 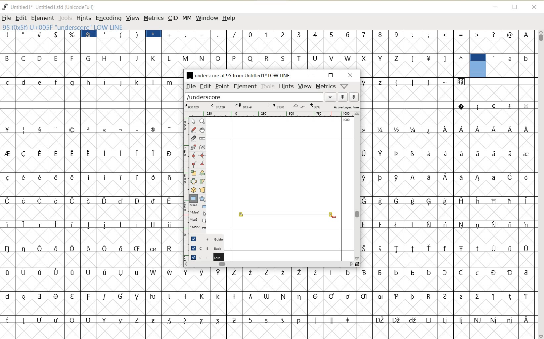 What do you see at coordinates (331, 97) in the screenshot?
I see `EXPAND` at bounding box center [331, 97].